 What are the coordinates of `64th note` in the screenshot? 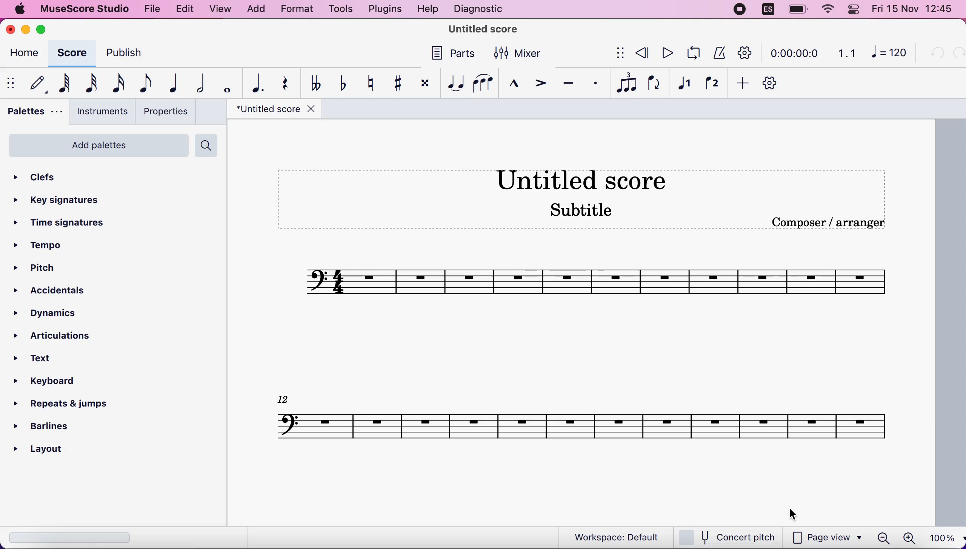 It's located at (65, 82).